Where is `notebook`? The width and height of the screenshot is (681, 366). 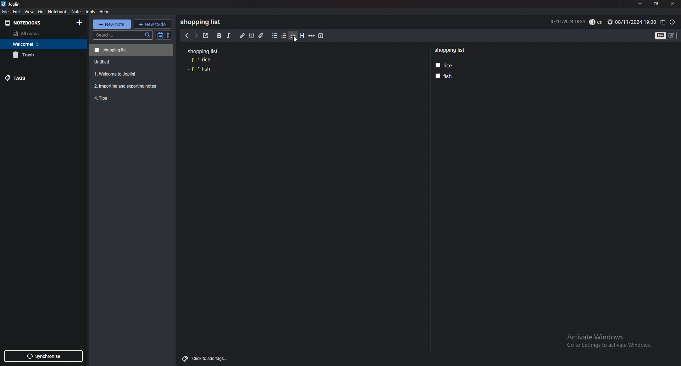 notebook is located at coordinates (58, 11).